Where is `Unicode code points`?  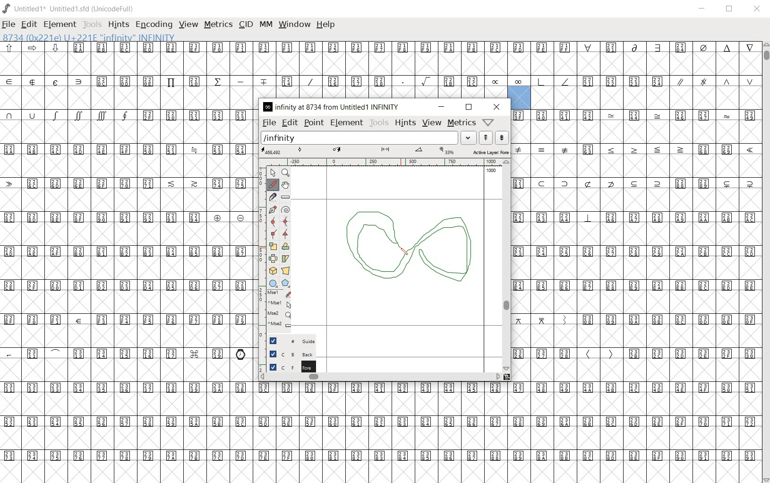
Unicode code points is located at coordinates (127, 149).